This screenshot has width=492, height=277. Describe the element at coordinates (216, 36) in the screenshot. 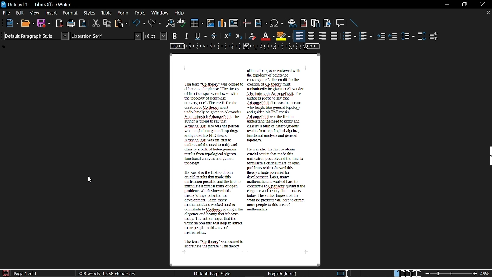

I see `Strikethrough` at that location.